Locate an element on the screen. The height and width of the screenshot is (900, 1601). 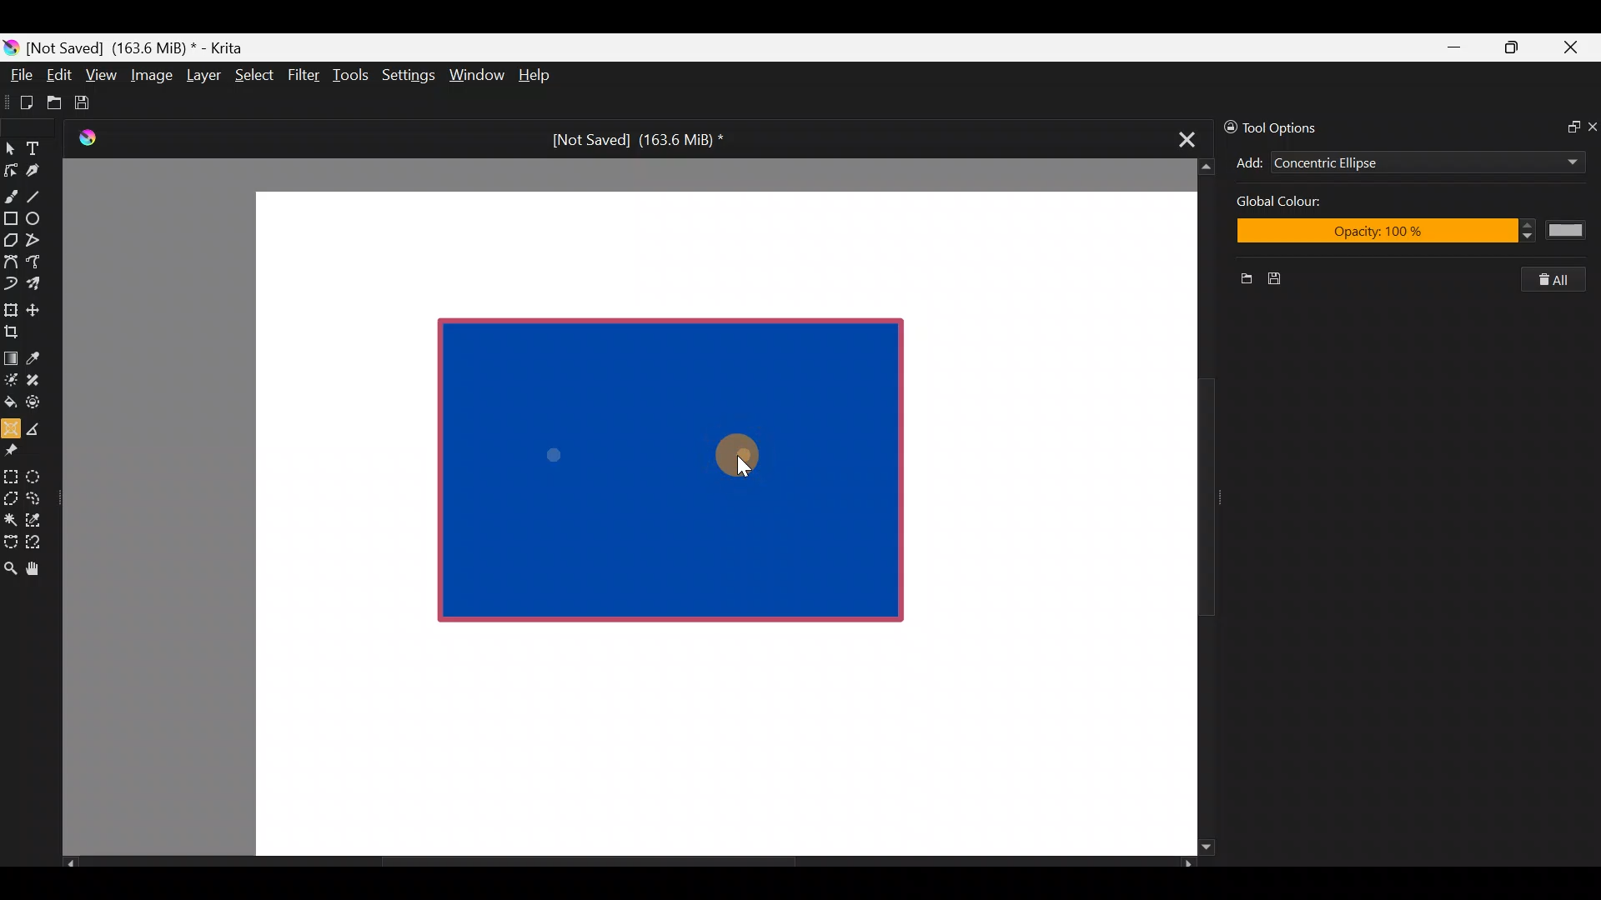
Bezier curve tool is located at coordinates (10, 263).